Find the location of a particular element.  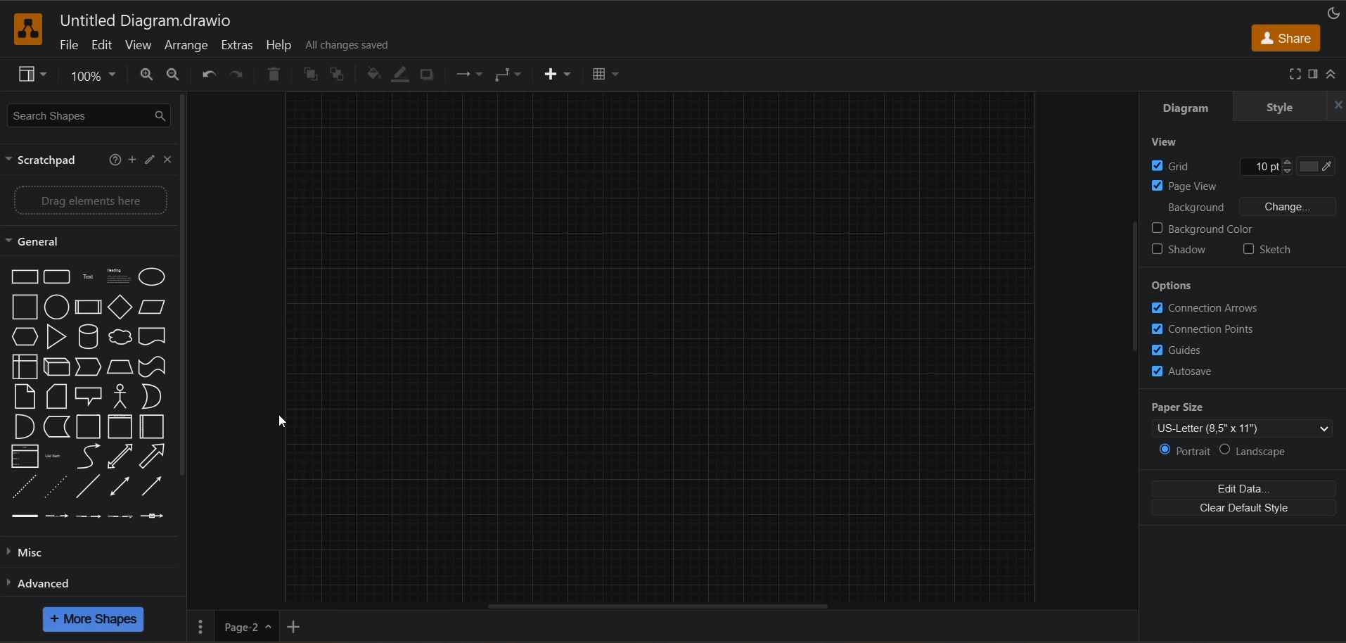

connection paths is located at coordinates (1207, 329).